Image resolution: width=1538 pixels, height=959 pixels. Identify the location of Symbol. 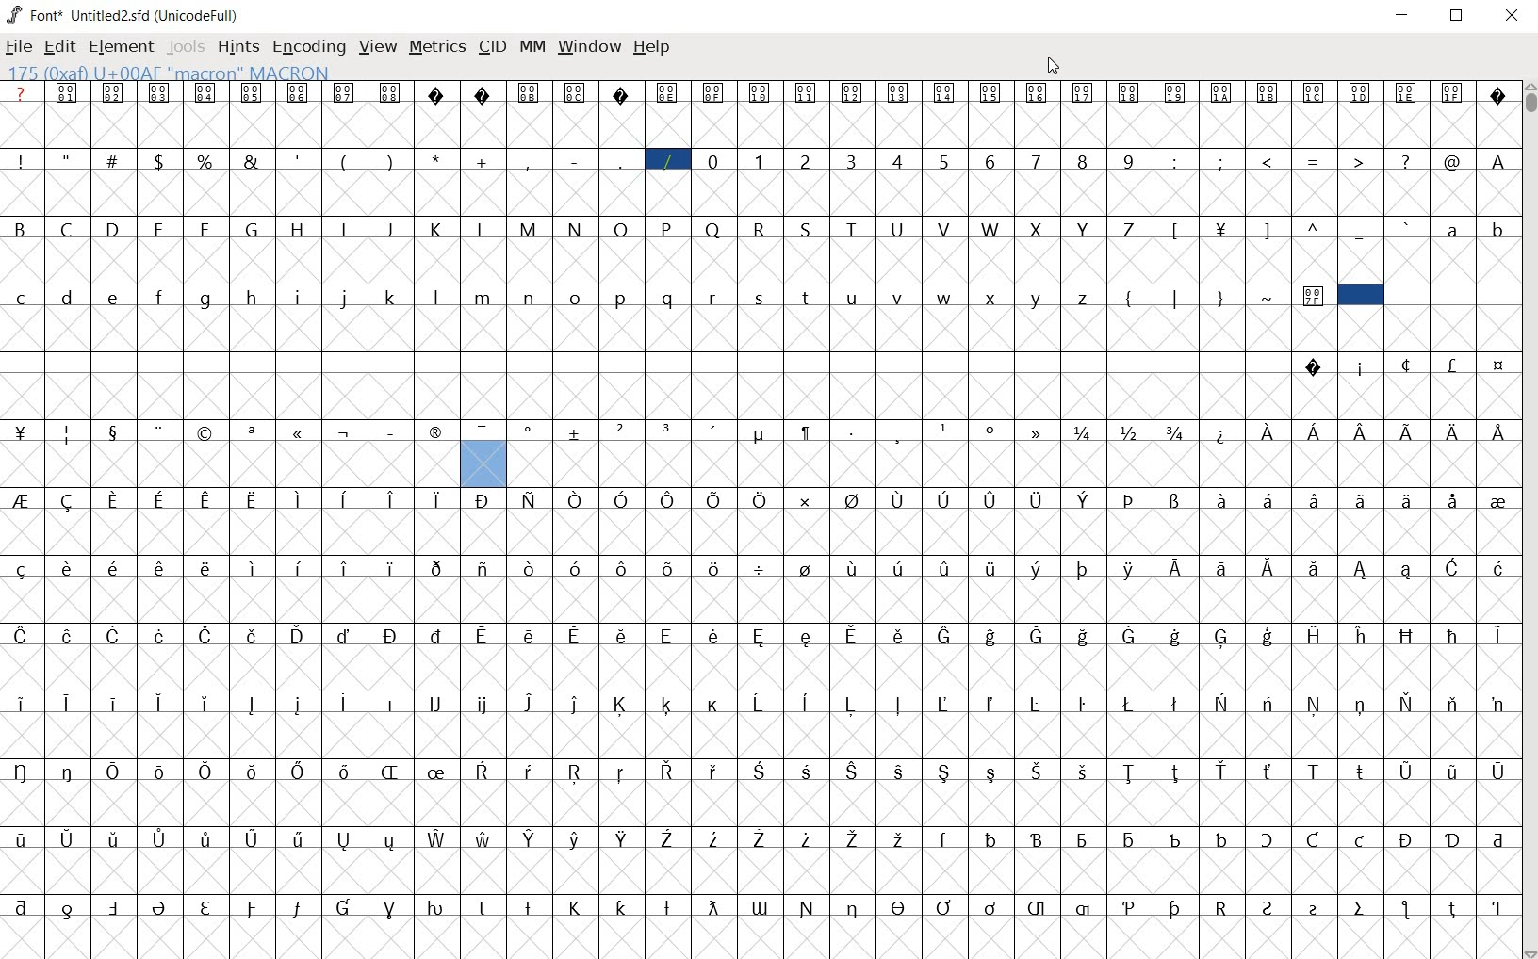
(161, 498).